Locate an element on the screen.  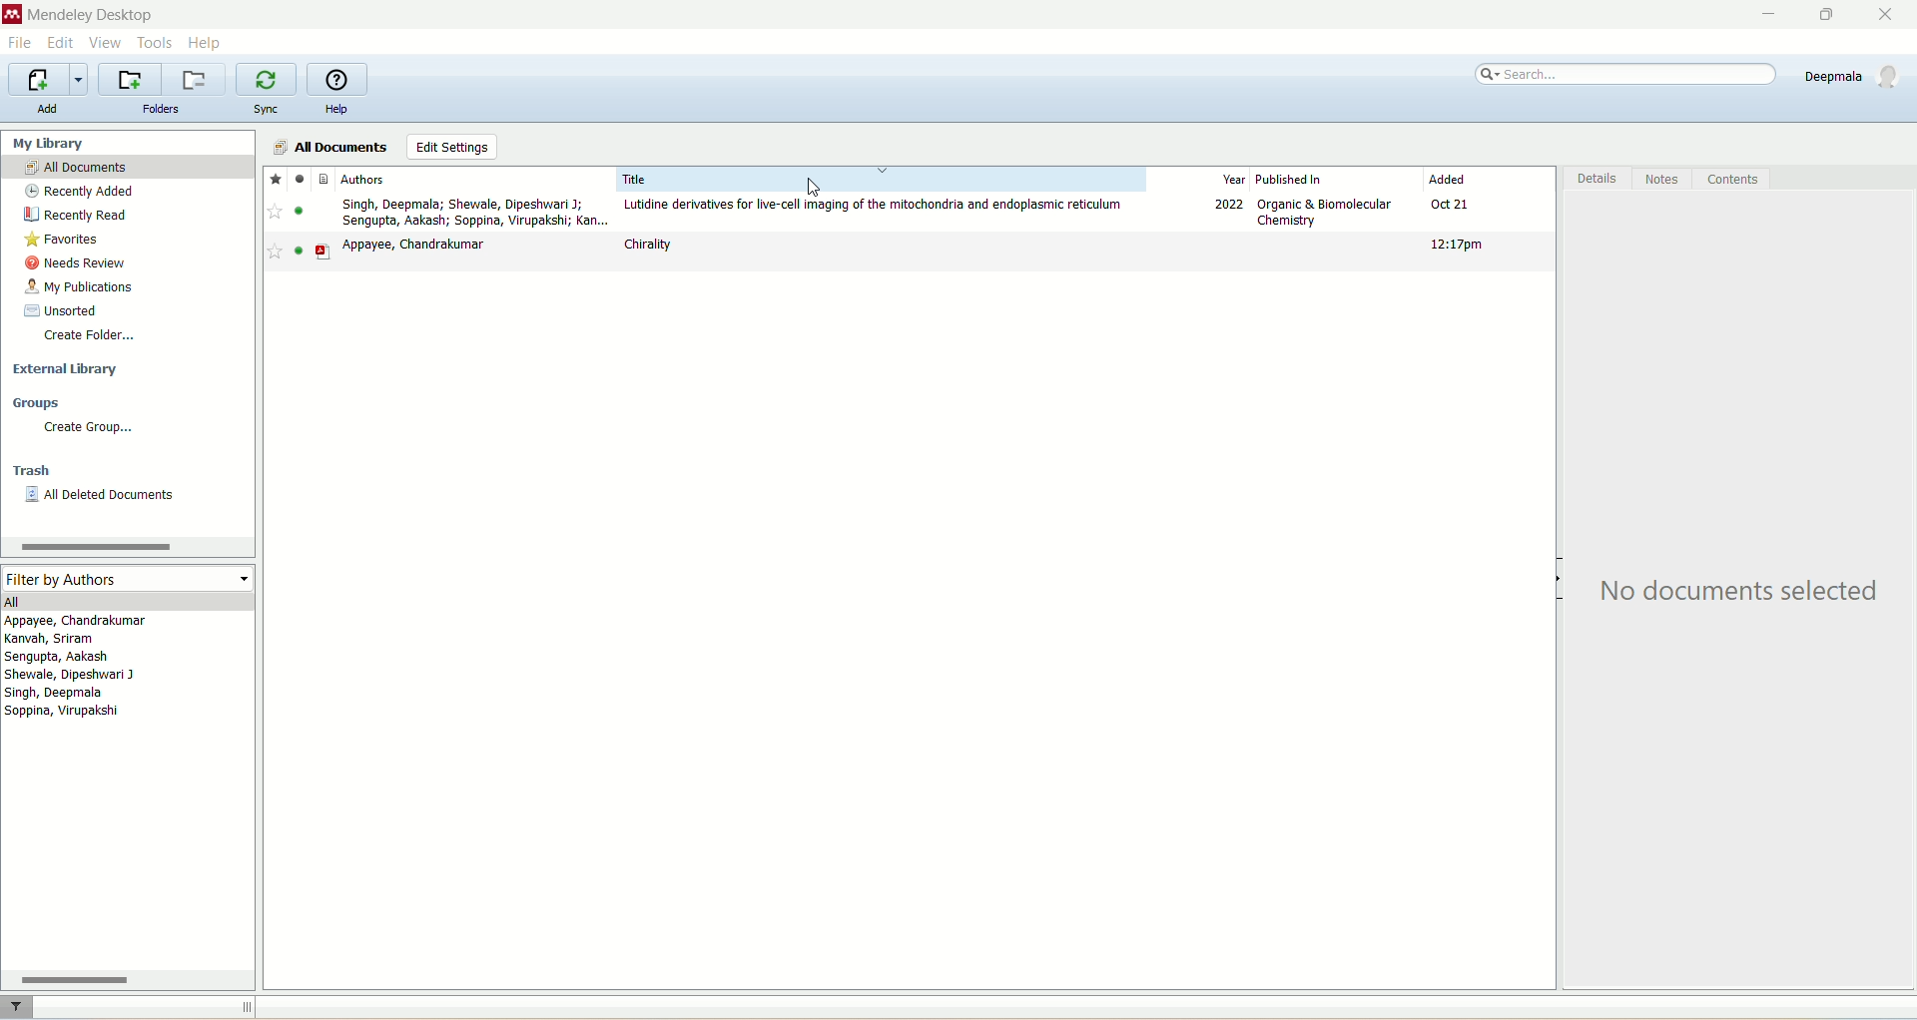
title is located at coordinates (880, 179).